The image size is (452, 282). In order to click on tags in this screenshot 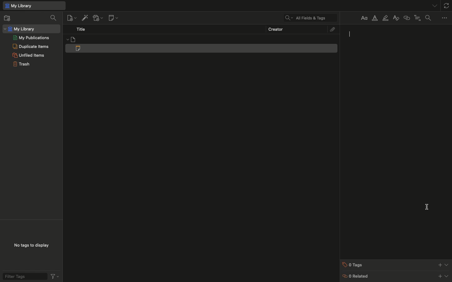, I will do `click(396, 264)`.